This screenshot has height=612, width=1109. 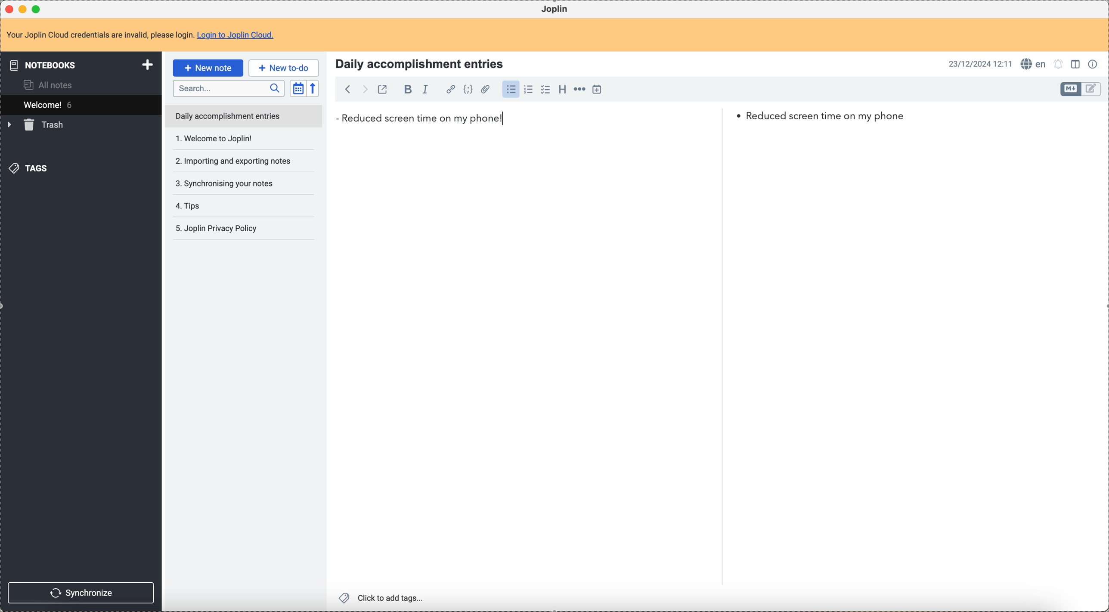 I want to click on back, so click(x=345, y=89).